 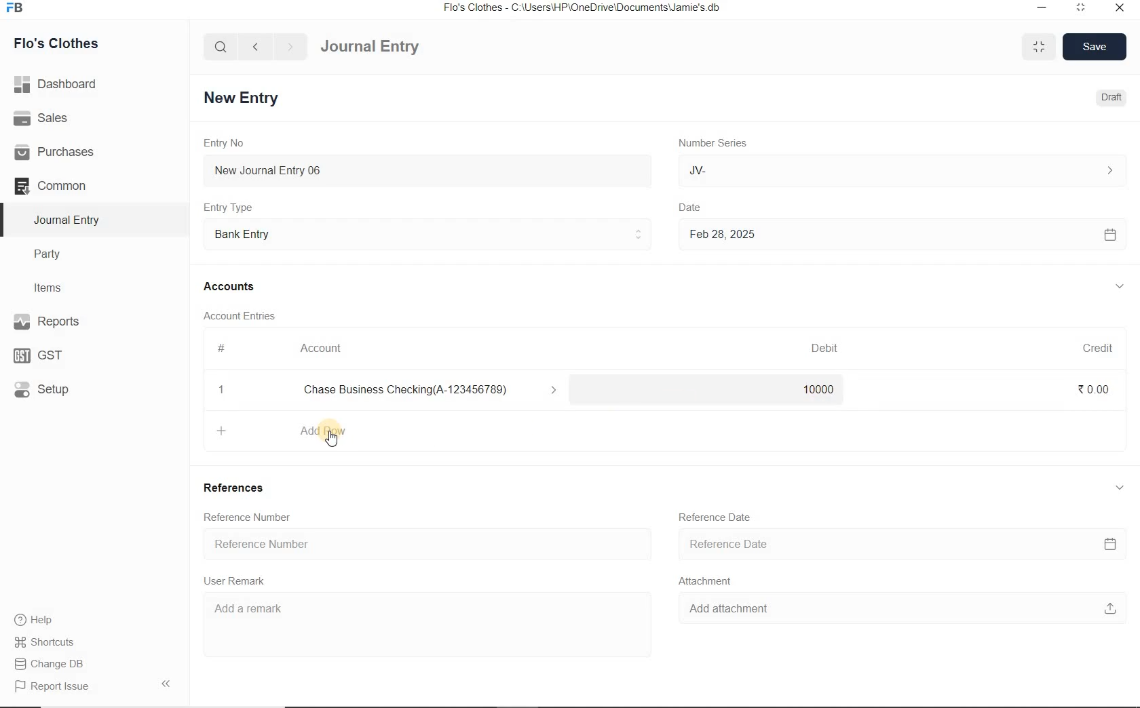 I want to click on Reference Date, so click(x=900, y=545).